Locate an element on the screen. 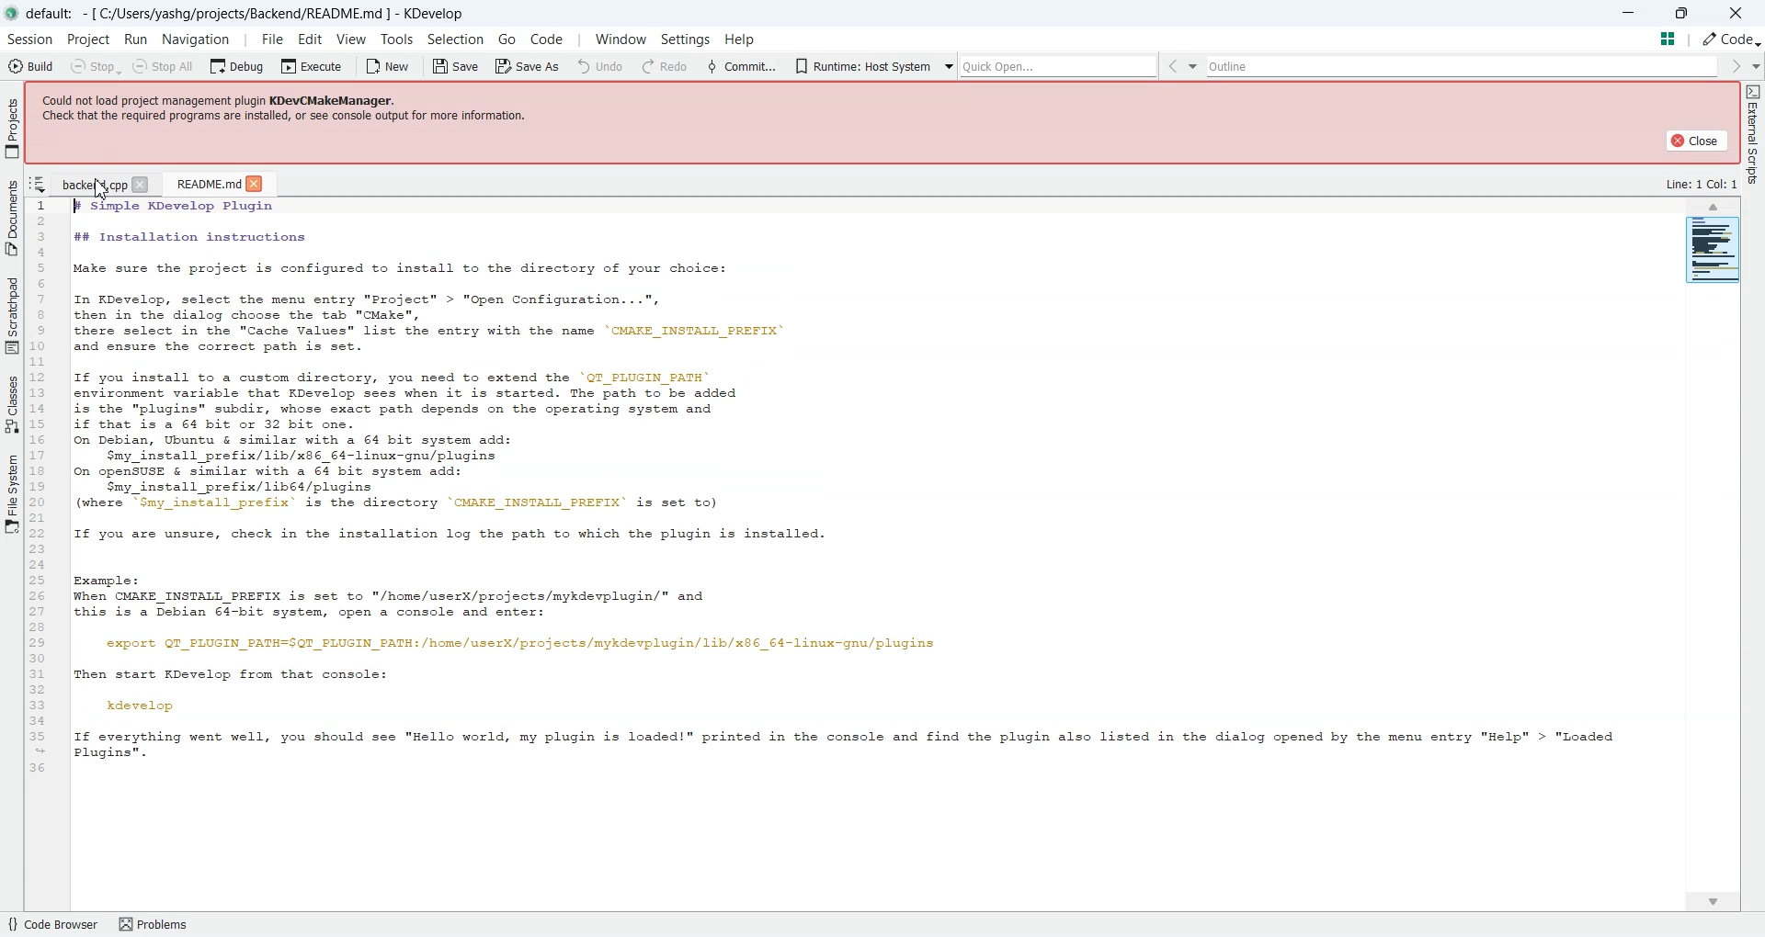 The height and width of the screenshot is (937, 1765). Classes is located at coordinates (13, 403).